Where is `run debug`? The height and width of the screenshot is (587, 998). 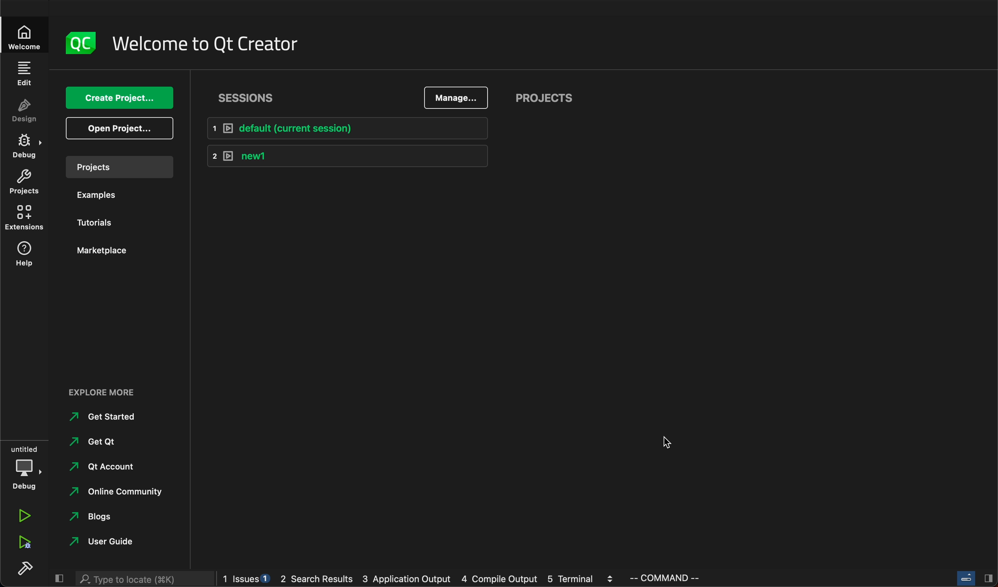
run debug is located at coordinates (24, 542).